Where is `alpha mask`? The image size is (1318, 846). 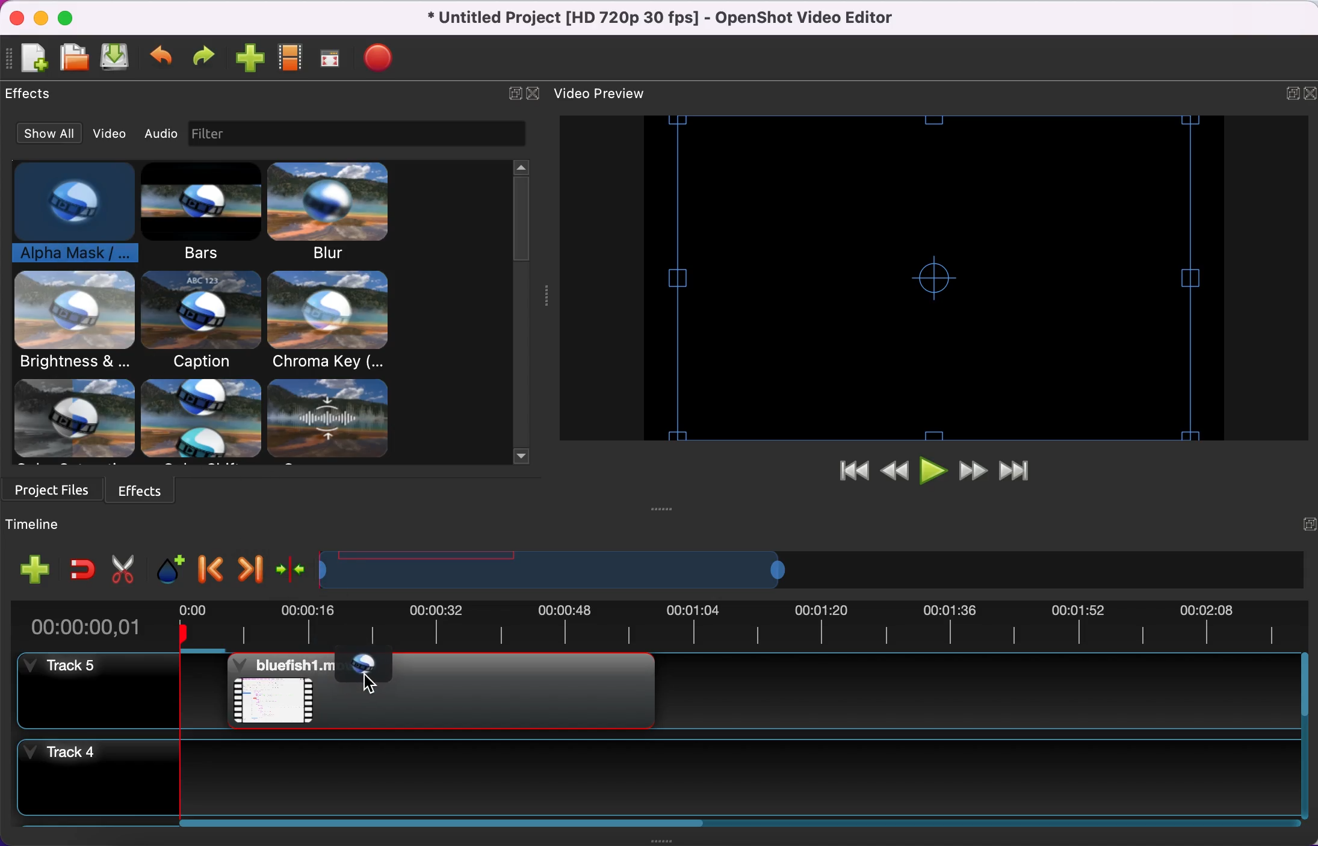
alpha mask is located at coordinates (64, 214).